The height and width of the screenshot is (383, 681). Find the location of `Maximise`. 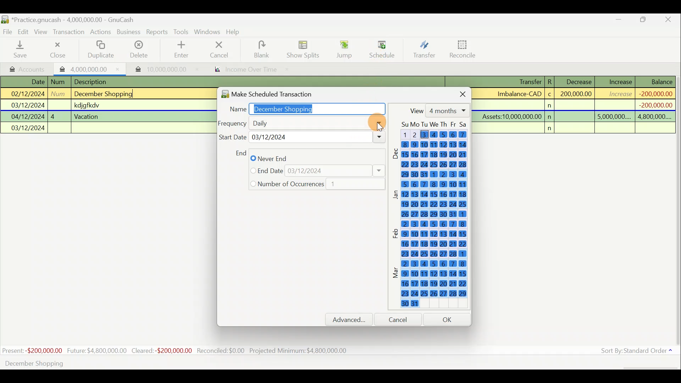

Maximise is located at coordinates (644, 21).